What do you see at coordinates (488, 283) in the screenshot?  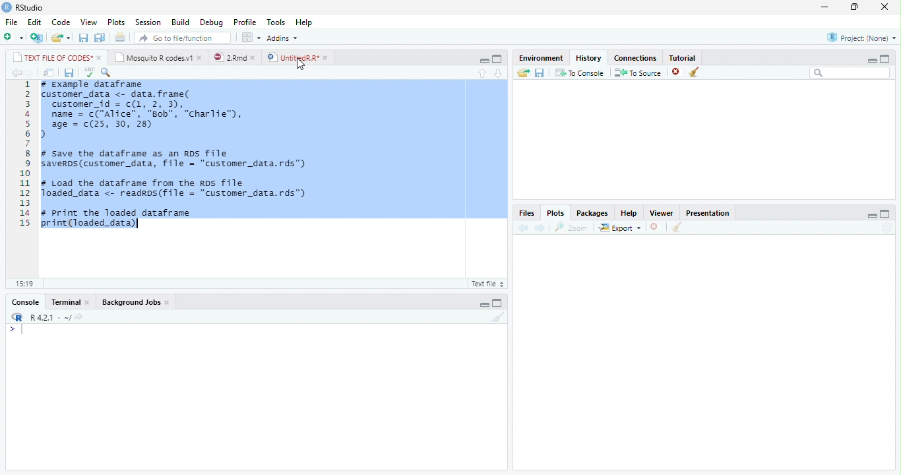 I see `R Script` at bounding box center [488, 283].